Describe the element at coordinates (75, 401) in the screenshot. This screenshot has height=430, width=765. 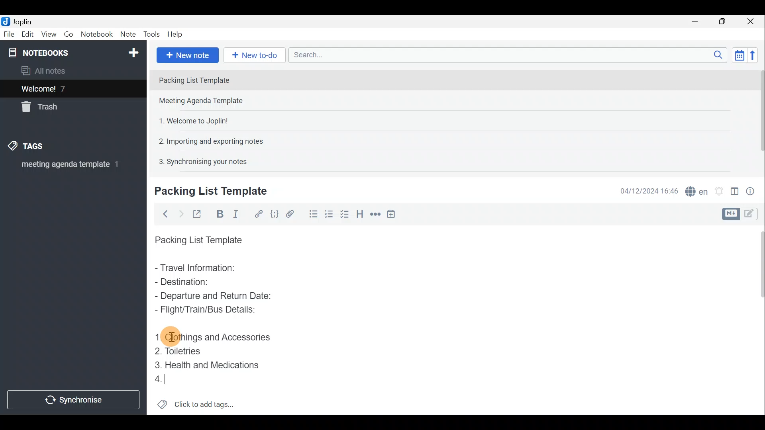
I see `Synchronise` at that location.